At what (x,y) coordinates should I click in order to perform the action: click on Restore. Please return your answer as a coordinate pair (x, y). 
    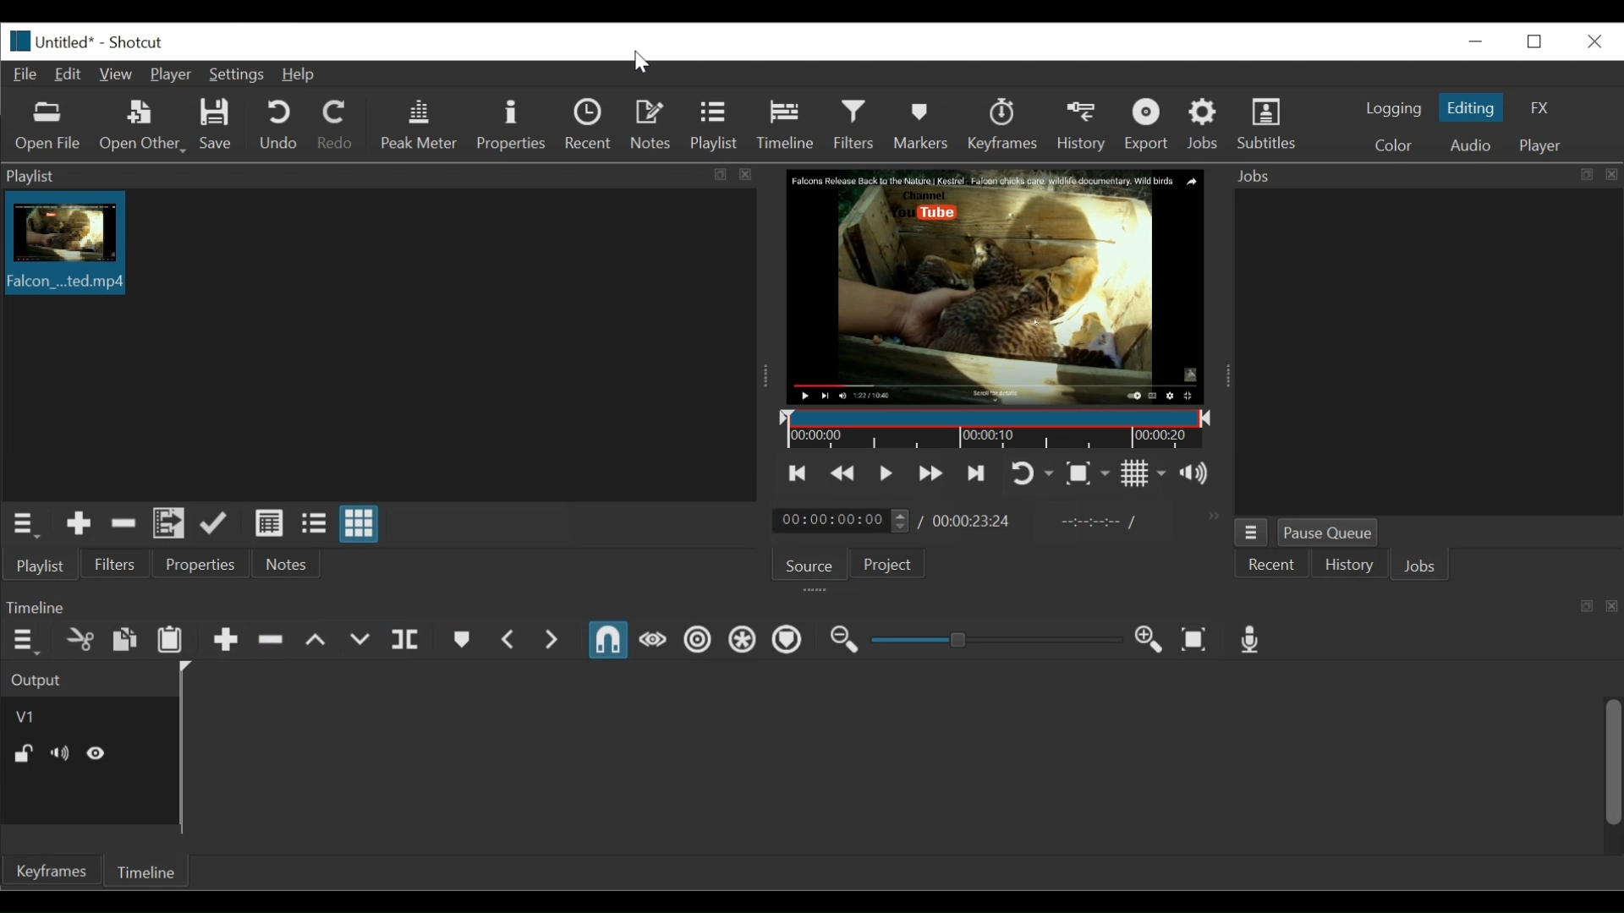
    Looking at the image, I should click on (1531, 41).